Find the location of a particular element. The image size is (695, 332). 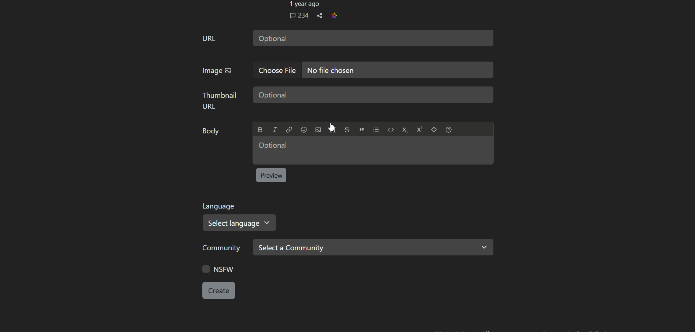

Comments is located at coordinates (299, 15).